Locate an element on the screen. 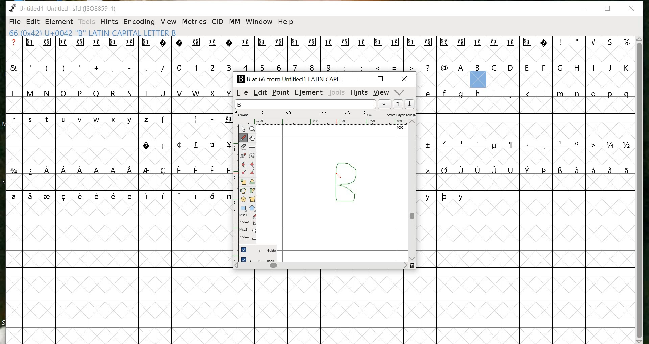 This screenshot has height=344, width=649. Perspective is located at coordinates (253, 200).